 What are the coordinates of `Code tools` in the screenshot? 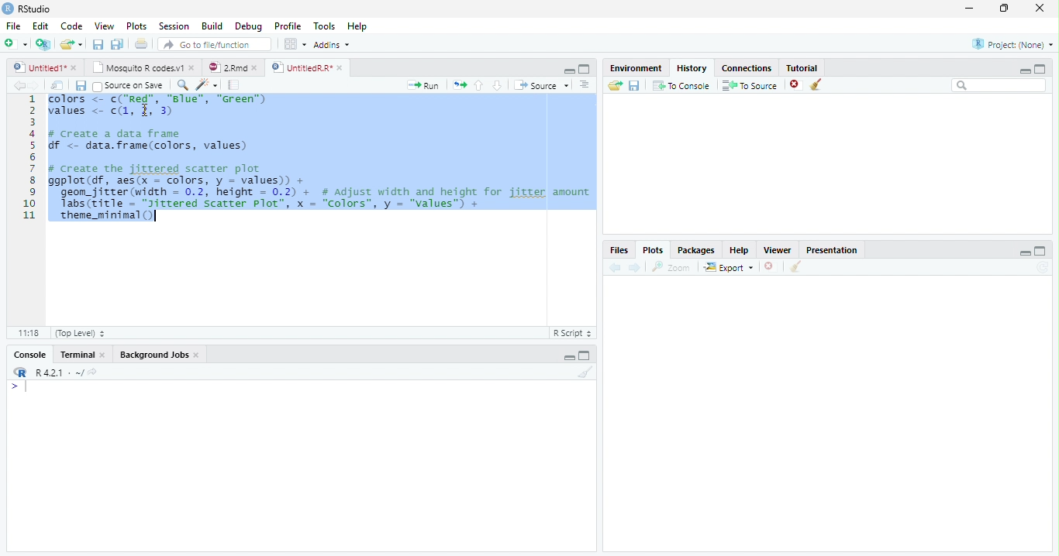 It's located at (208, 85).